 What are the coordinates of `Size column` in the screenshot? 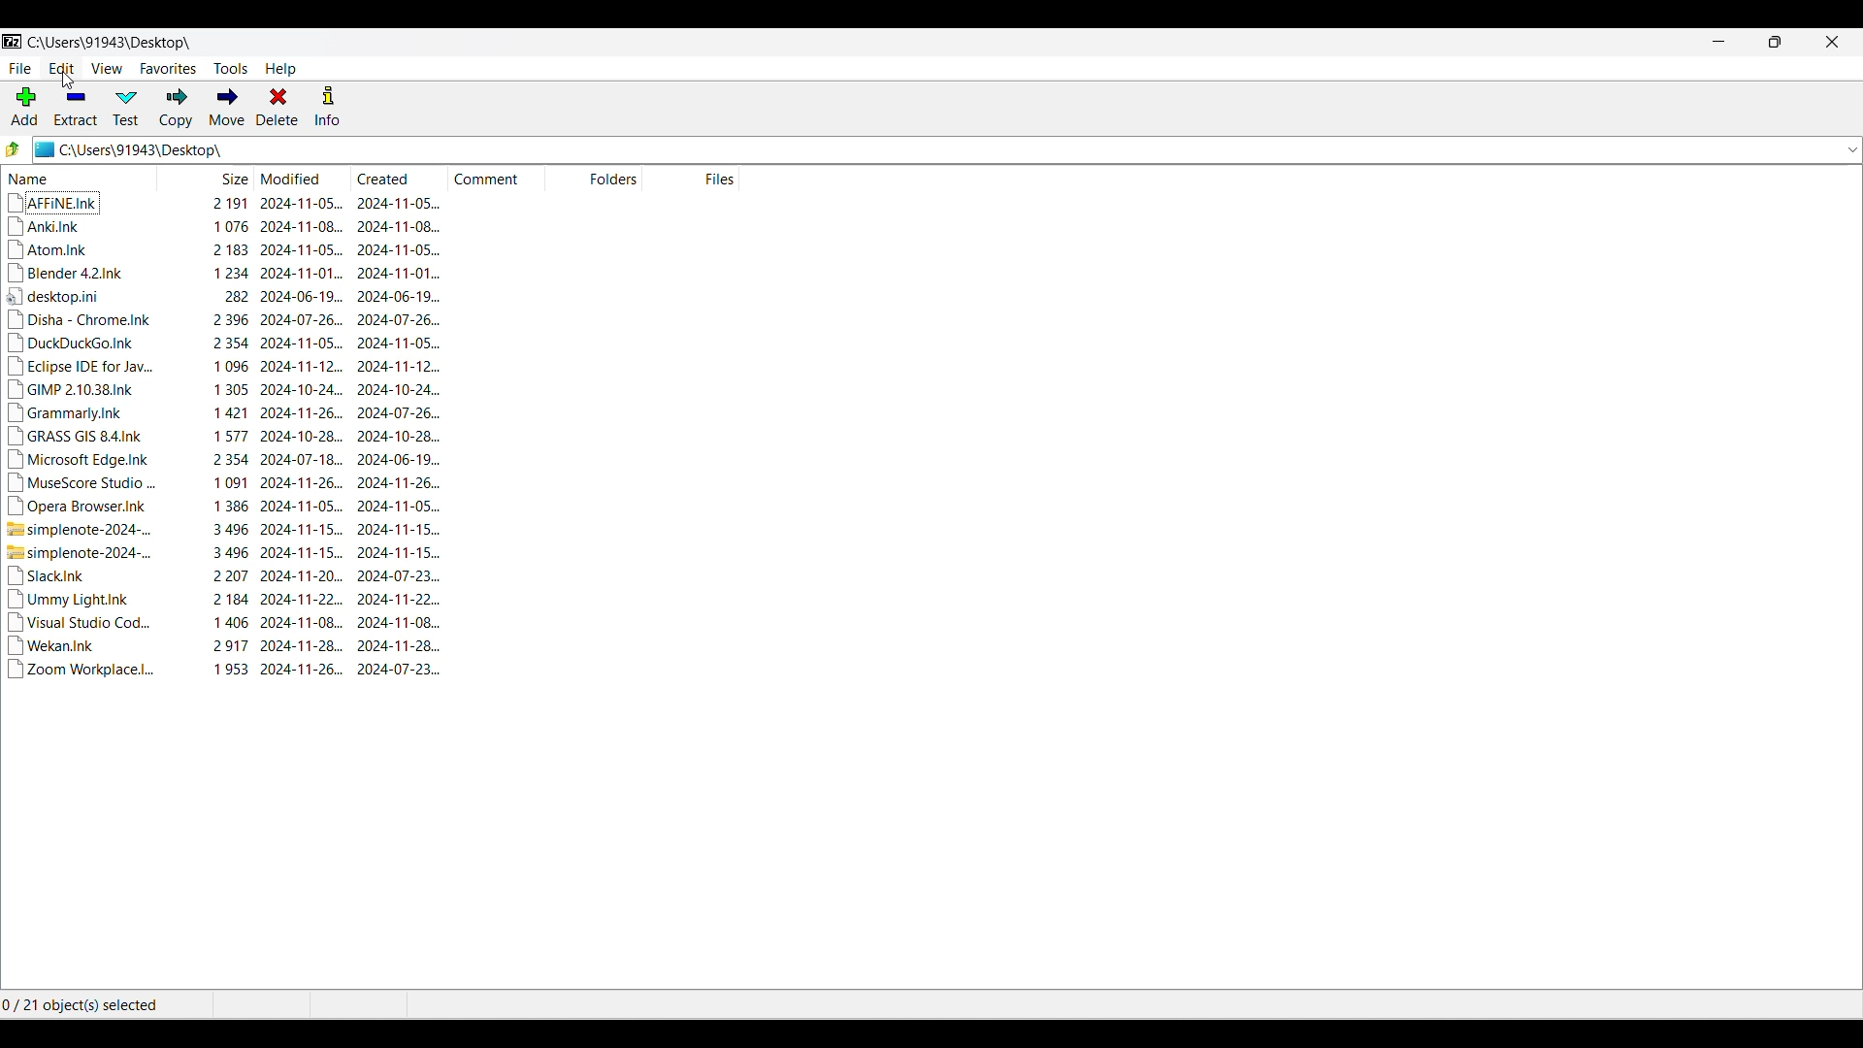 It's located at (204, 177).